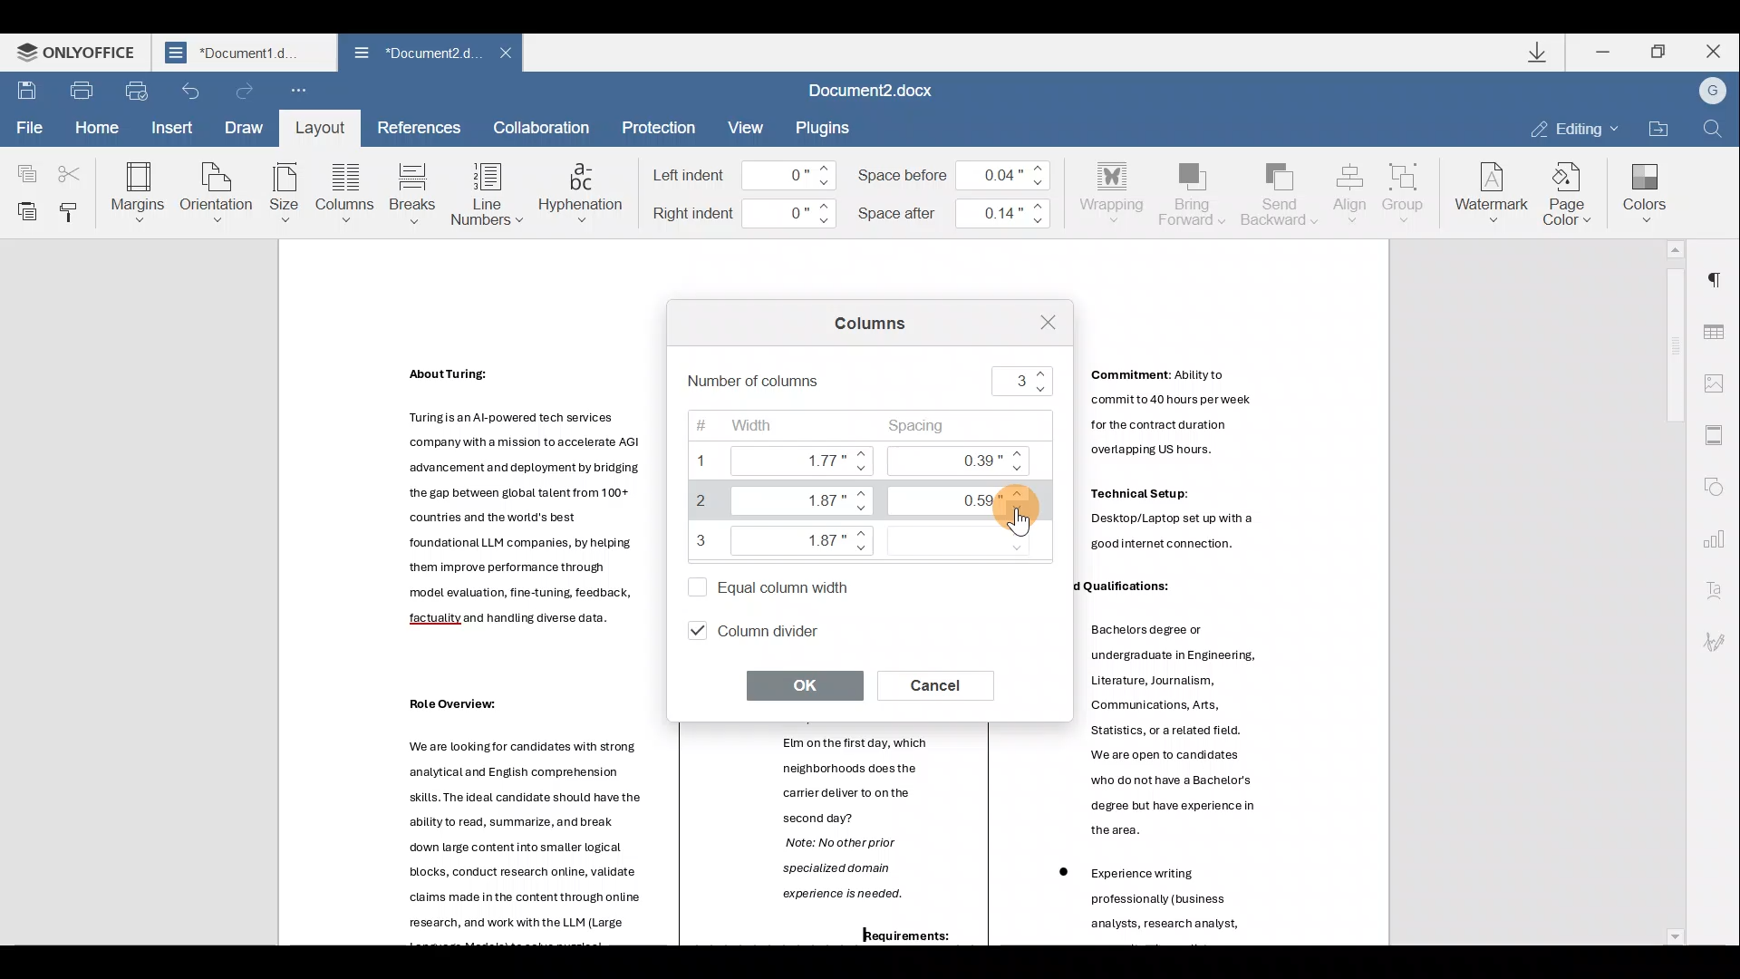 The height and width of the screenshot is (979, 1740). What do you see at coordinates (776, 484) in the screenshot?
I see `Width` at bounding box center [776, 484].